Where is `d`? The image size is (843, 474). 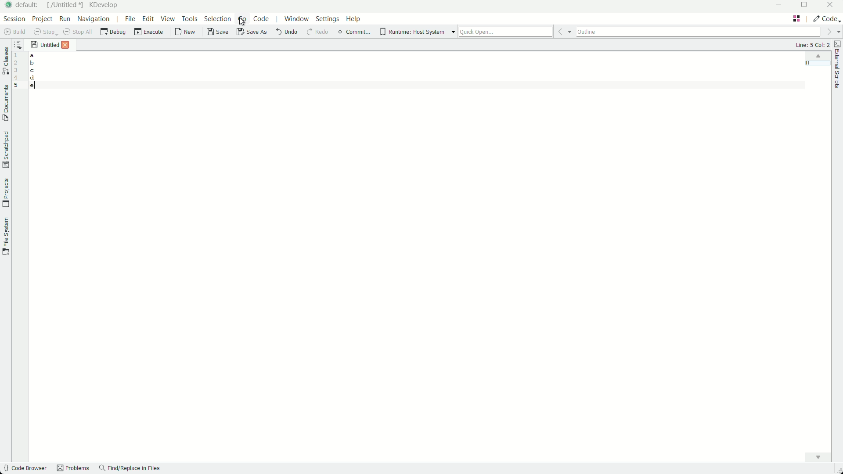 d is located at coordinates (32, 79).